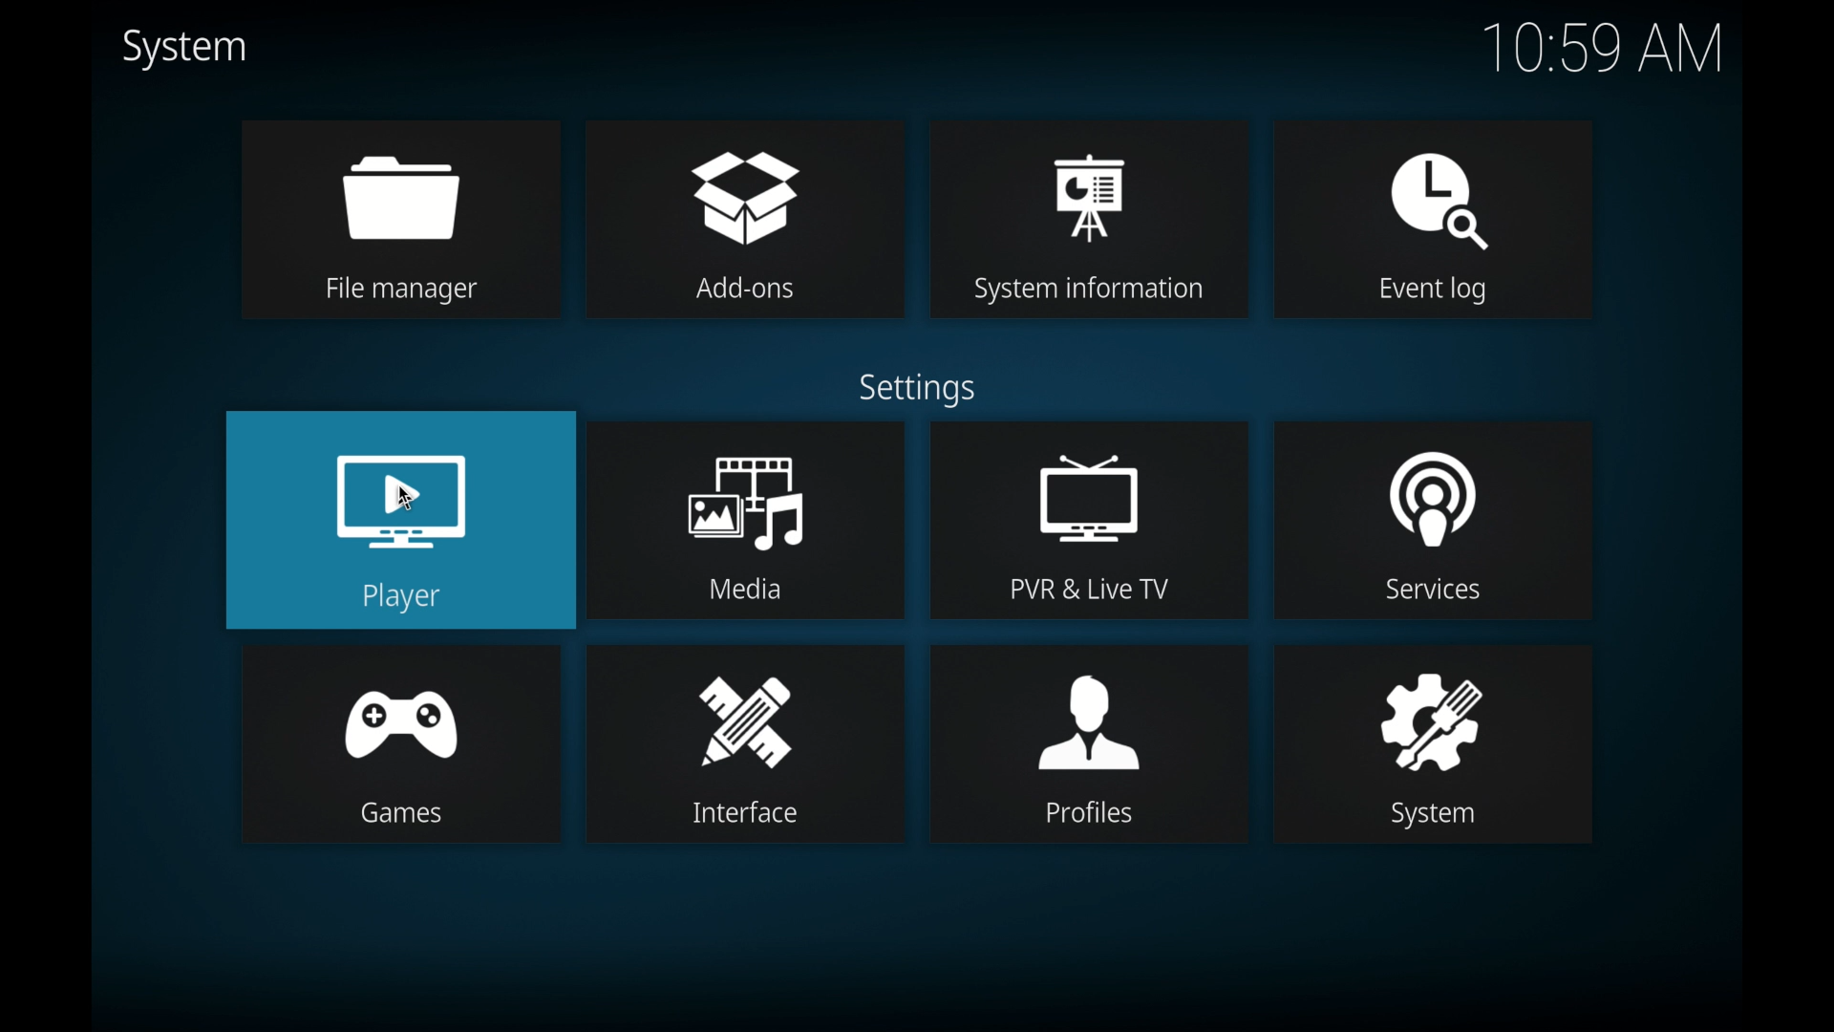  Describe the element at coordinates (187, 49) in the screenshot. I see `system` at that location.